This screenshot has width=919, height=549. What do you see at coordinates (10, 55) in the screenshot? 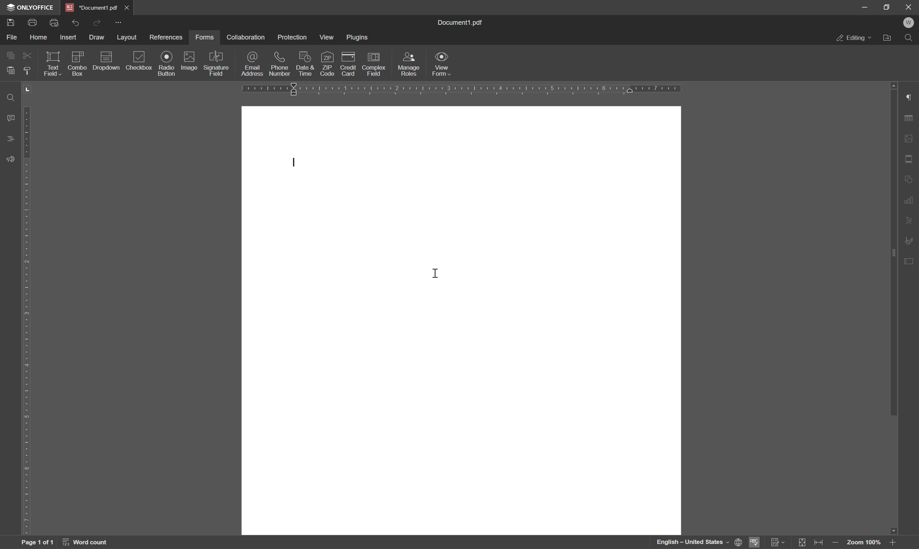
I see `copy` at bounding box center [10, 55].